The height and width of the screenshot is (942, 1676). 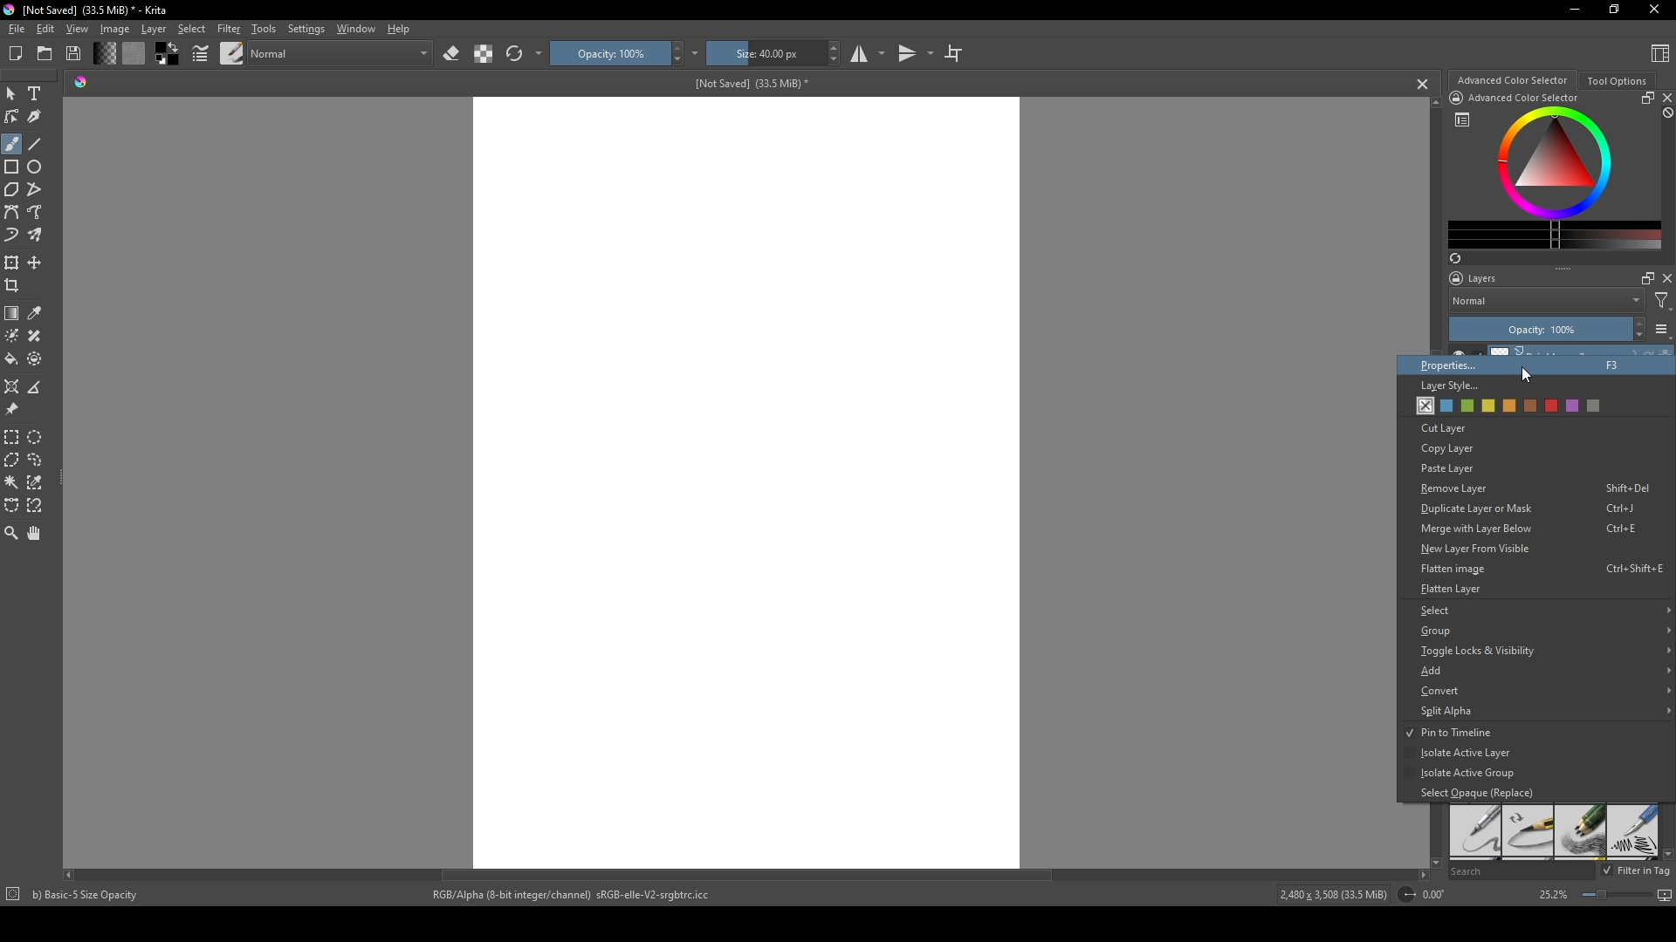 I want to click on file, so click(x=16, y=30).